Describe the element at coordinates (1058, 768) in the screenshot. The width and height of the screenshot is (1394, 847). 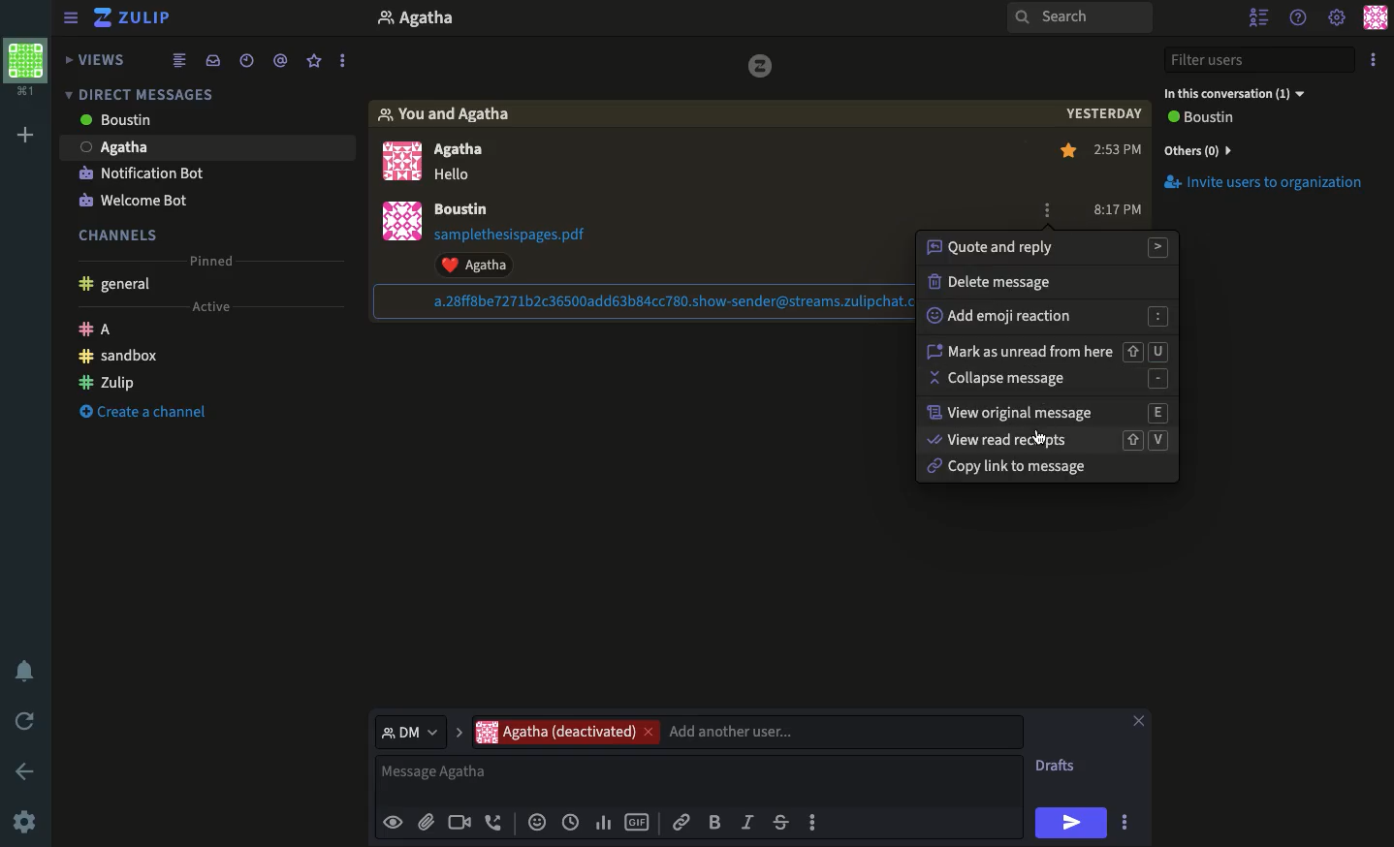
I see `Drafts` at that location.